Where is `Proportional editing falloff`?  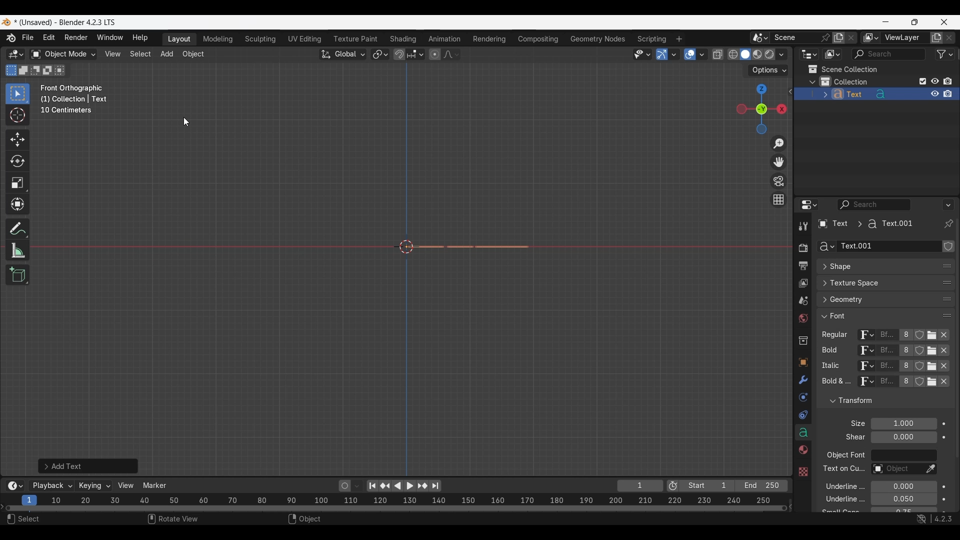 Proportional editing falloff is located at coordinates (451, 54).